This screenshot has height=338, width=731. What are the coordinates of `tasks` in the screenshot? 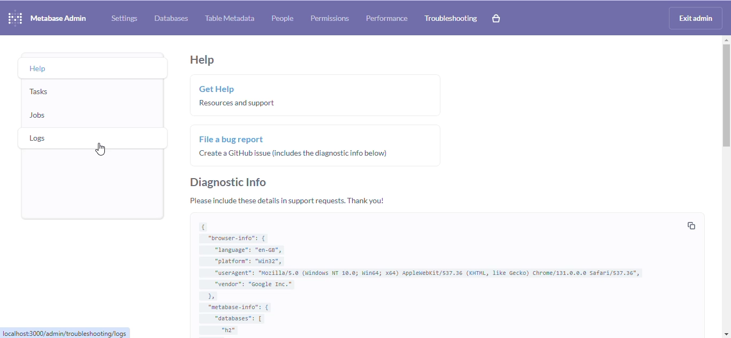 It's located at (39, 91).